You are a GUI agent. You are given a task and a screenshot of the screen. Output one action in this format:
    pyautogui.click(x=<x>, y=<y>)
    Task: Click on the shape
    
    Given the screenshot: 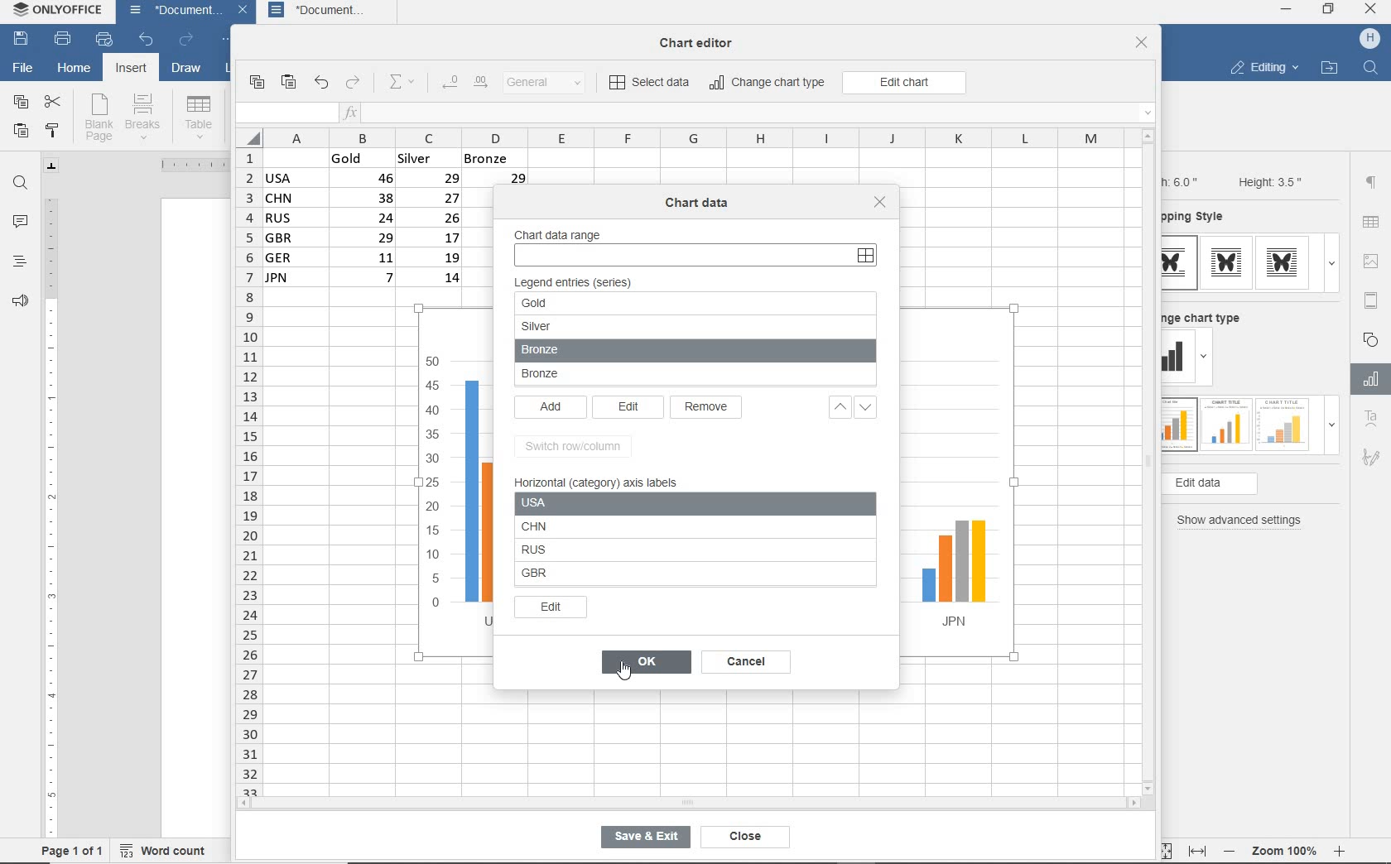 What is the action you would take?
    pyautogui.click(x=1373, y=338)
    